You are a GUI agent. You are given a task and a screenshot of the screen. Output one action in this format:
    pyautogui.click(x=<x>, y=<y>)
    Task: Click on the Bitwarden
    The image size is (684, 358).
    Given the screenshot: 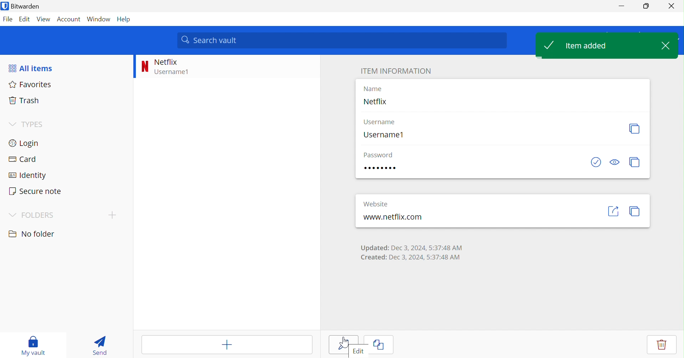 What is the action you would take?
    pyautogui.click(x=21, y=6)
    